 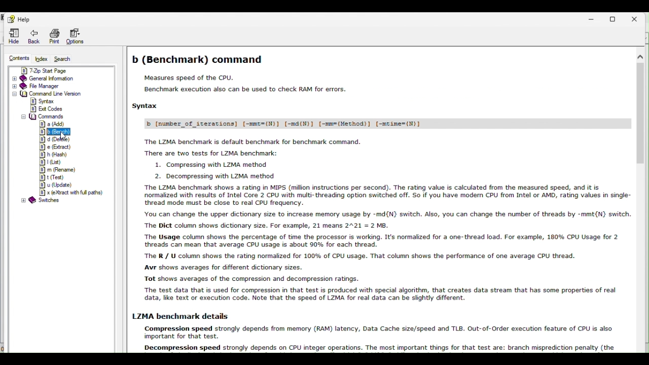 What do you see at coordinates (45, 101) in the screenshot?
I see `syntax` at bounding box center [45, 101].